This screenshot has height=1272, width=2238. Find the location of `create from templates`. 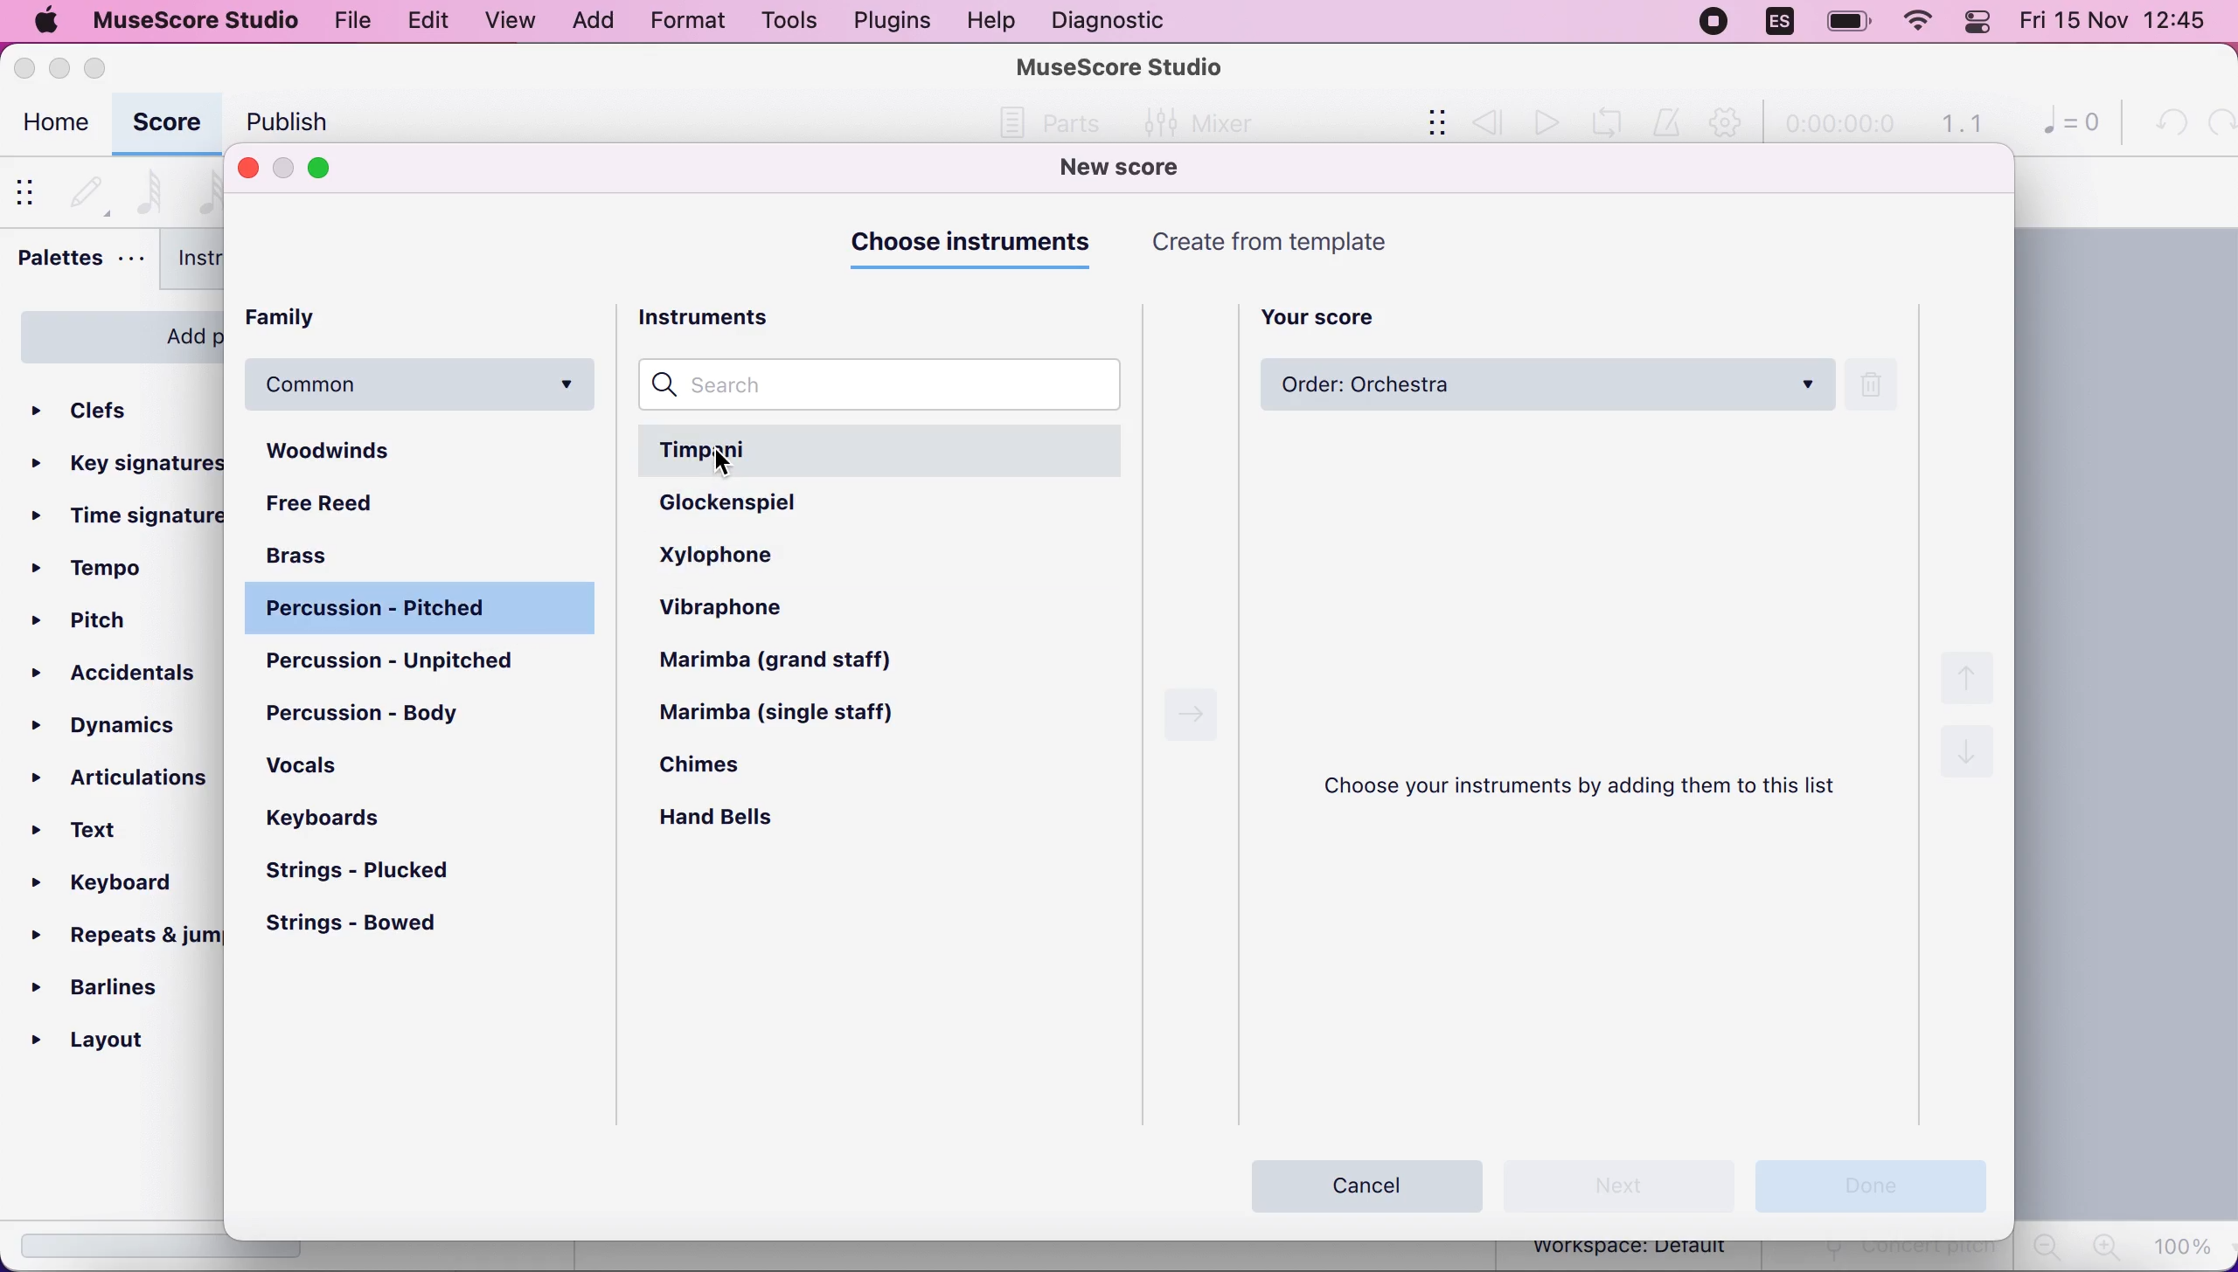

create from templates is located at coordinates (1310, 242).